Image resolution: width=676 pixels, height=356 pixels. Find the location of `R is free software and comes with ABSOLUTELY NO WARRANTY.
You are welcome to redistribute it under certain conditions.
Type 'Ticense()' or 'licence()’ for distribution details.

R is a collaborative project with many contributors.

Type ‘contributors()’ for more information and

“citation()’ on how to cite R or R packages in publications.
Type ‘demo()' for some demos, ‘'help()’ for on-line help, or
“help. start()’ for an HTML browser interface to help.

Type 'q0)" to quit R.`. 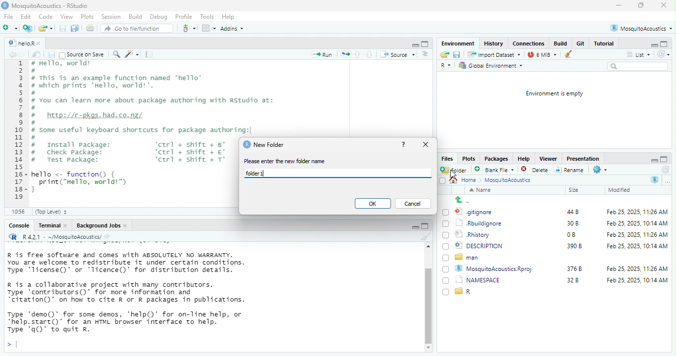

R is free software and comes with ABSOLUTELY NO WARRANTY.
You are welcome to redistribute it under certain conditions.
Type 'Ticense()' or 'licence()’ for distribution details.

R is a collaborative project with many contributors.

Type ‘contributors()’ for more information and

“citation()’ on how to cite R or R packages in publications.
Type ‘demo()' for some demos, ‘'help()’ for on-line help, or
“help. start()’ for an HTML browser interface to help.

Type 'q0)" to quit R. is located at coordinates (145, 289).